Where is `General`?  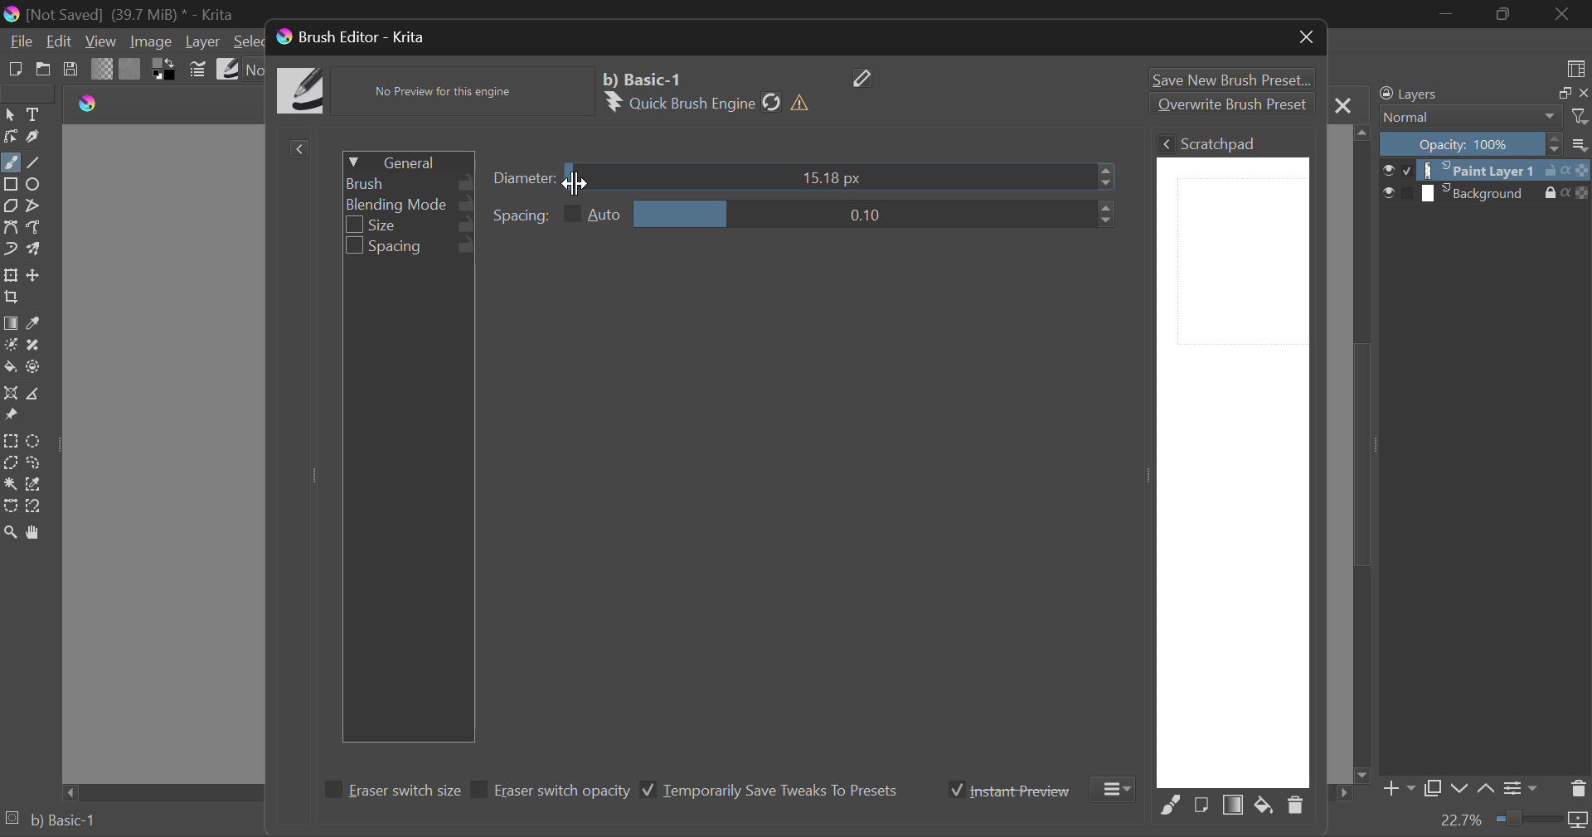 General is located at coordinates (407, 160).